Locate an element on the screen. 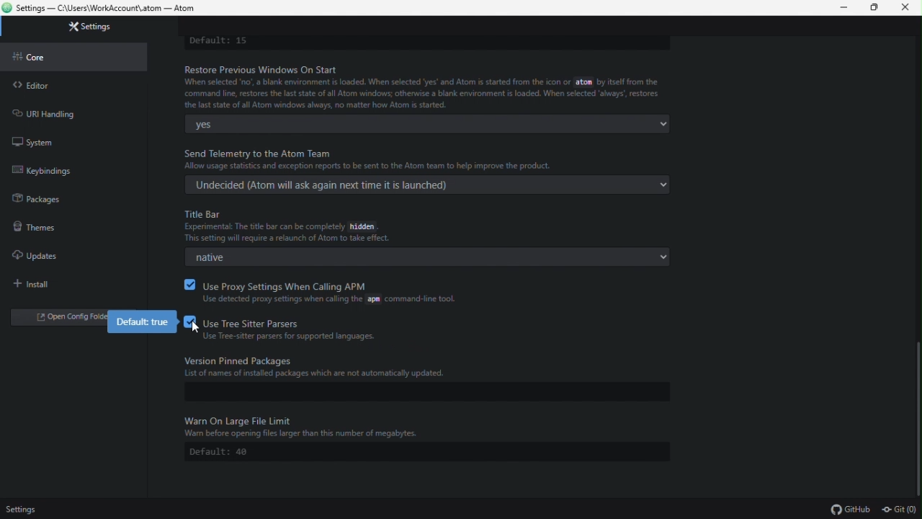 The height and width of the screenshot is (519, 922). undecided is located at coordinates (427, 185).